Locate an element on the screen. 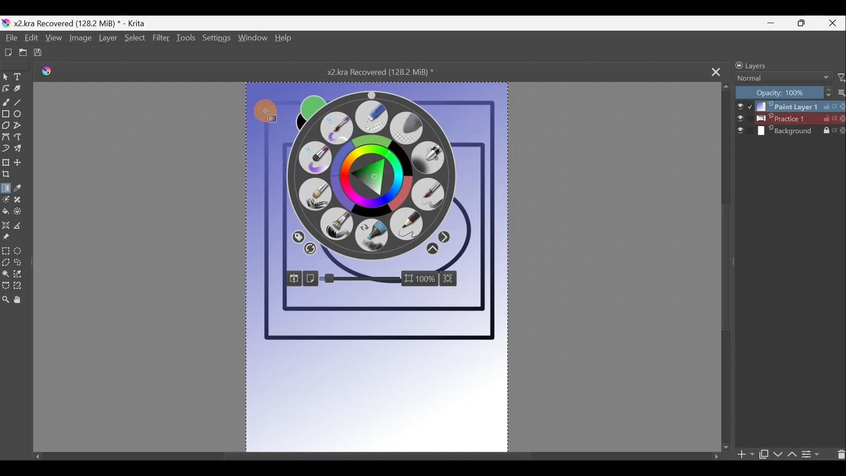 This screenshot has height=476, width=846. Canvas is located at coordinates (376, 372).